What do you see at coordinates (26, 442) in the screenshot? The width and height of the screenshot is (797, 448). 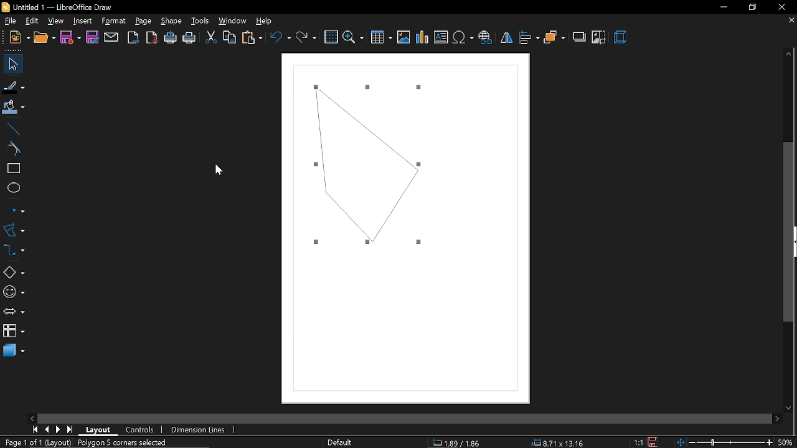 I see `current page` at bounding box center [26, 442].